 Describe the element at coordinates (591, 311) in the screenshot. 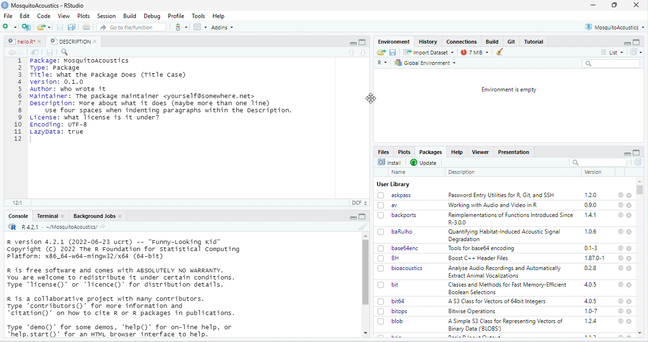

I see `1.0-7` at that location.